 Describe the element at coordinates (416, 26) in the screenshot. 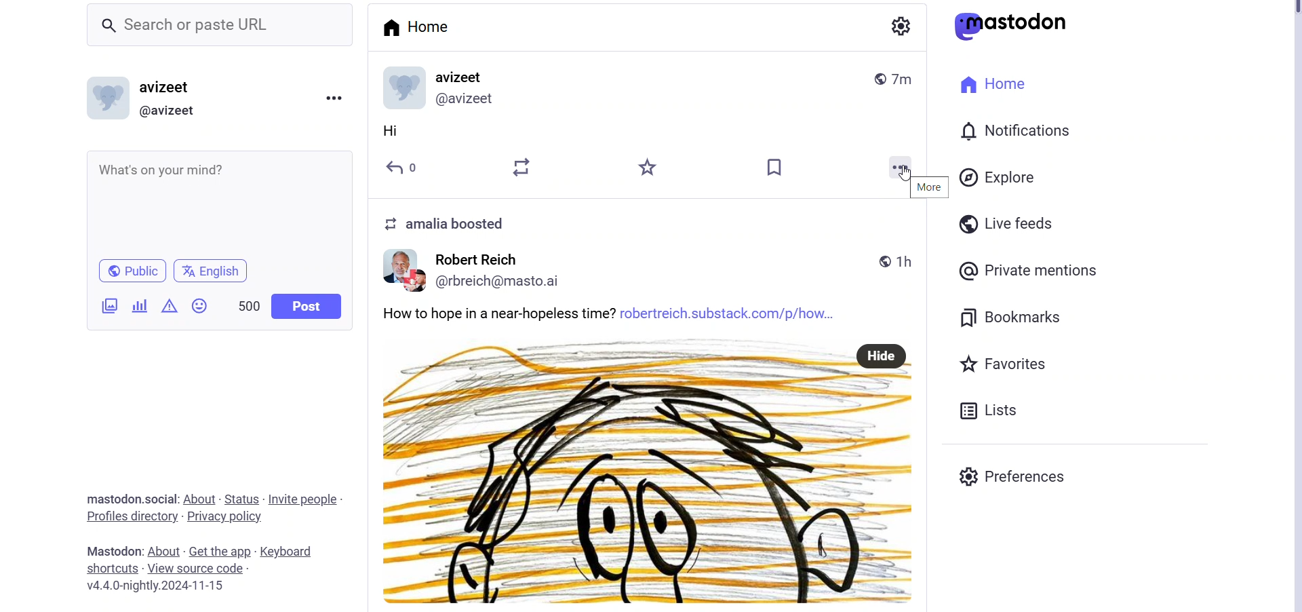

I see `Home` at that location.